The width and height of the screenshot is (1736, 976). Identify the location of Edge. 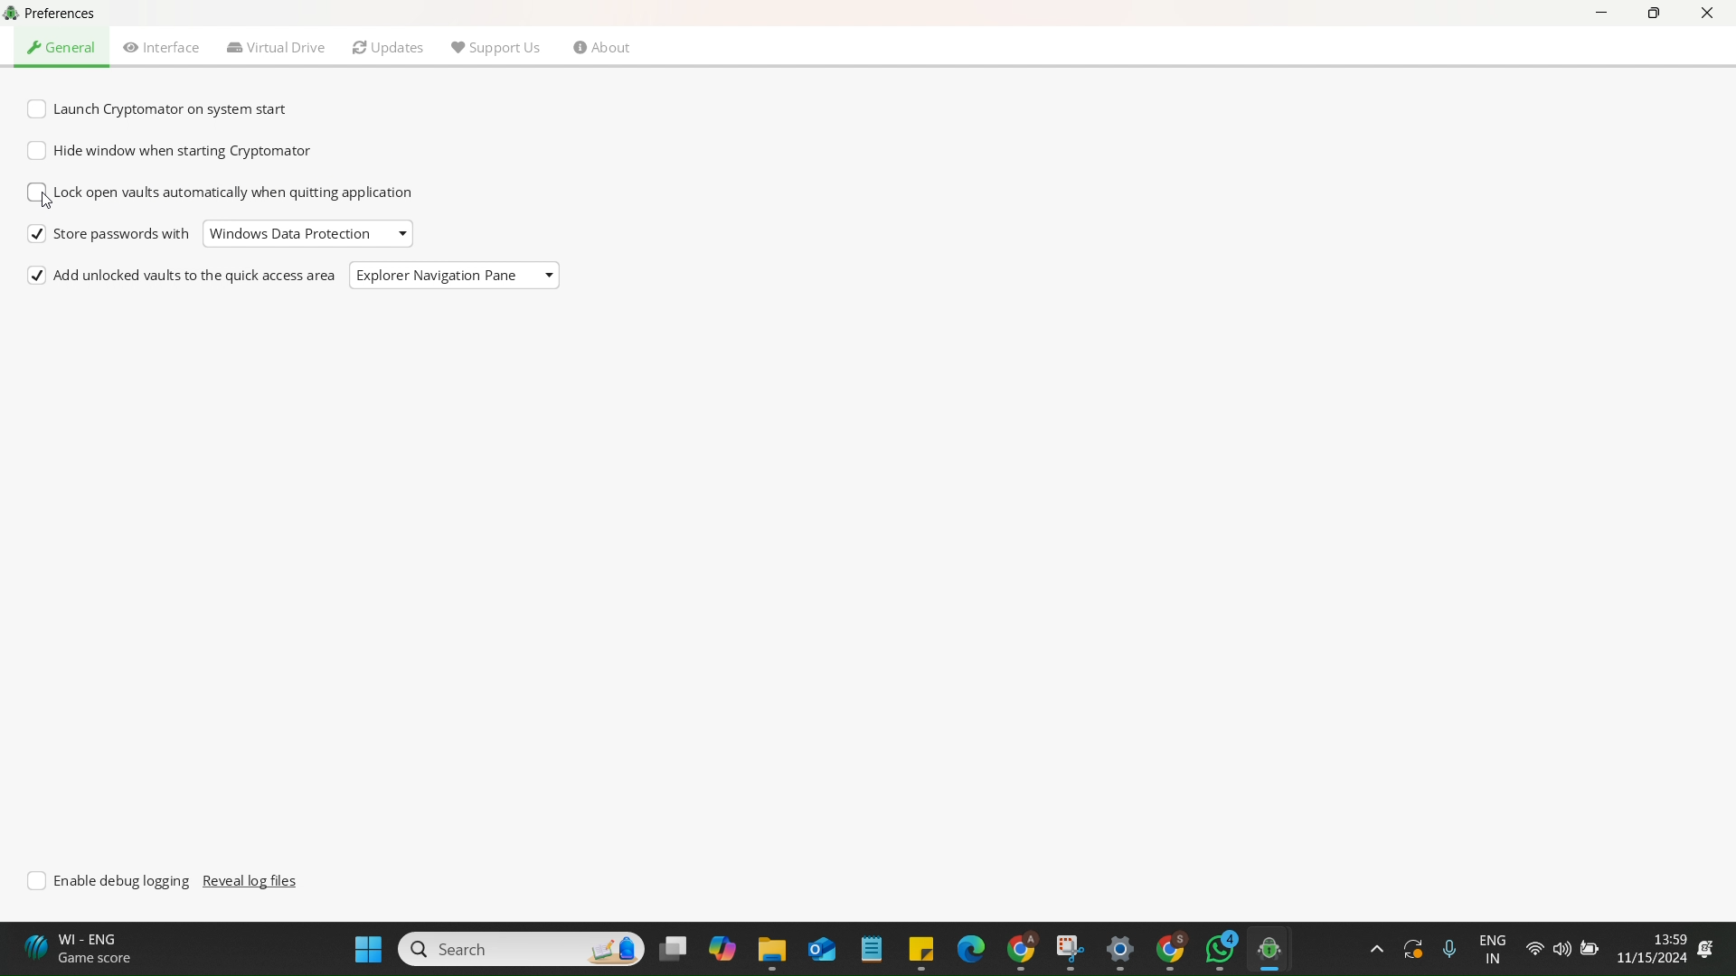
(967, 947).